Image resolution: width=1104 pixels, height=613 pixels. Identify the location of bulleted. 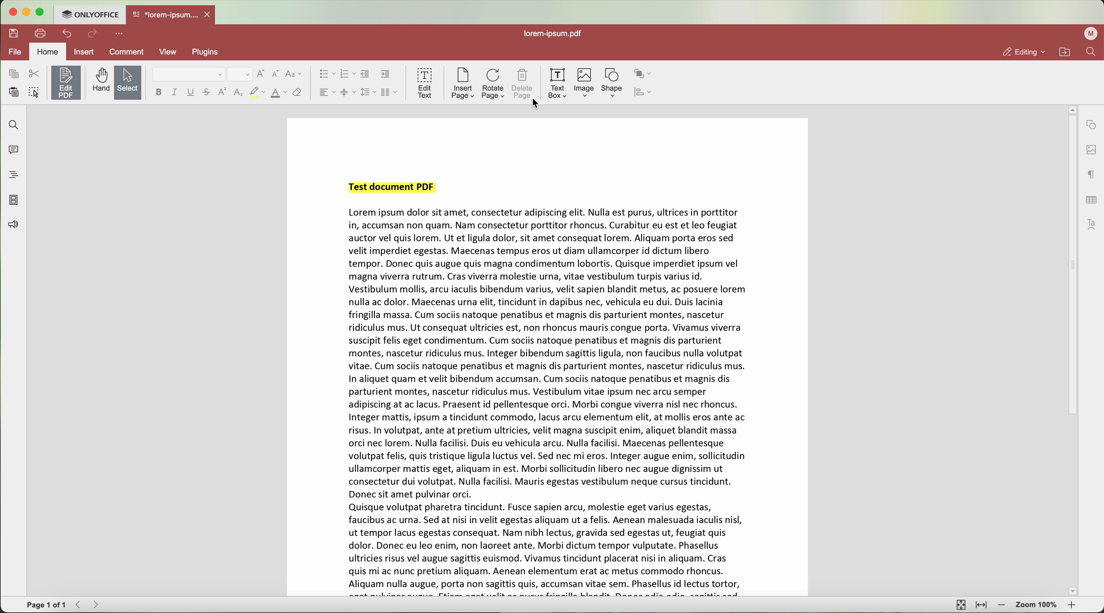
(327, 74).